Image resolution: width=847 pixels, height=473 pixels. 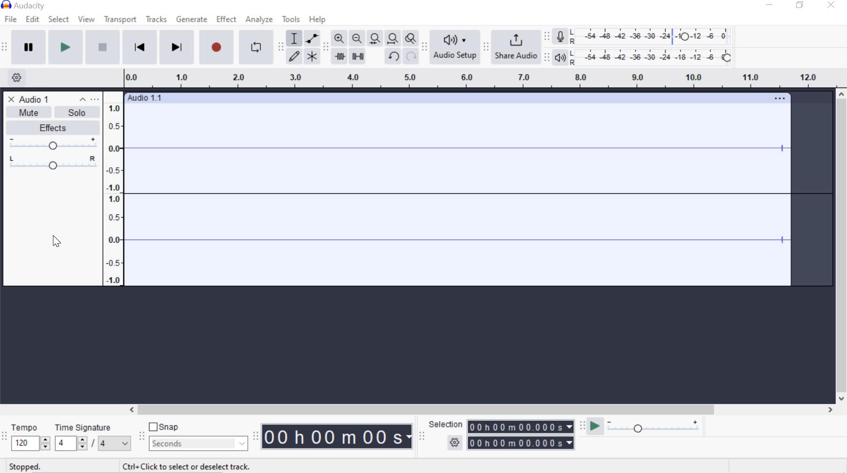 What do you see at coordinates (562, 57) in the screenshot?
I see `Playback meter` at bounding box center [562, 57].